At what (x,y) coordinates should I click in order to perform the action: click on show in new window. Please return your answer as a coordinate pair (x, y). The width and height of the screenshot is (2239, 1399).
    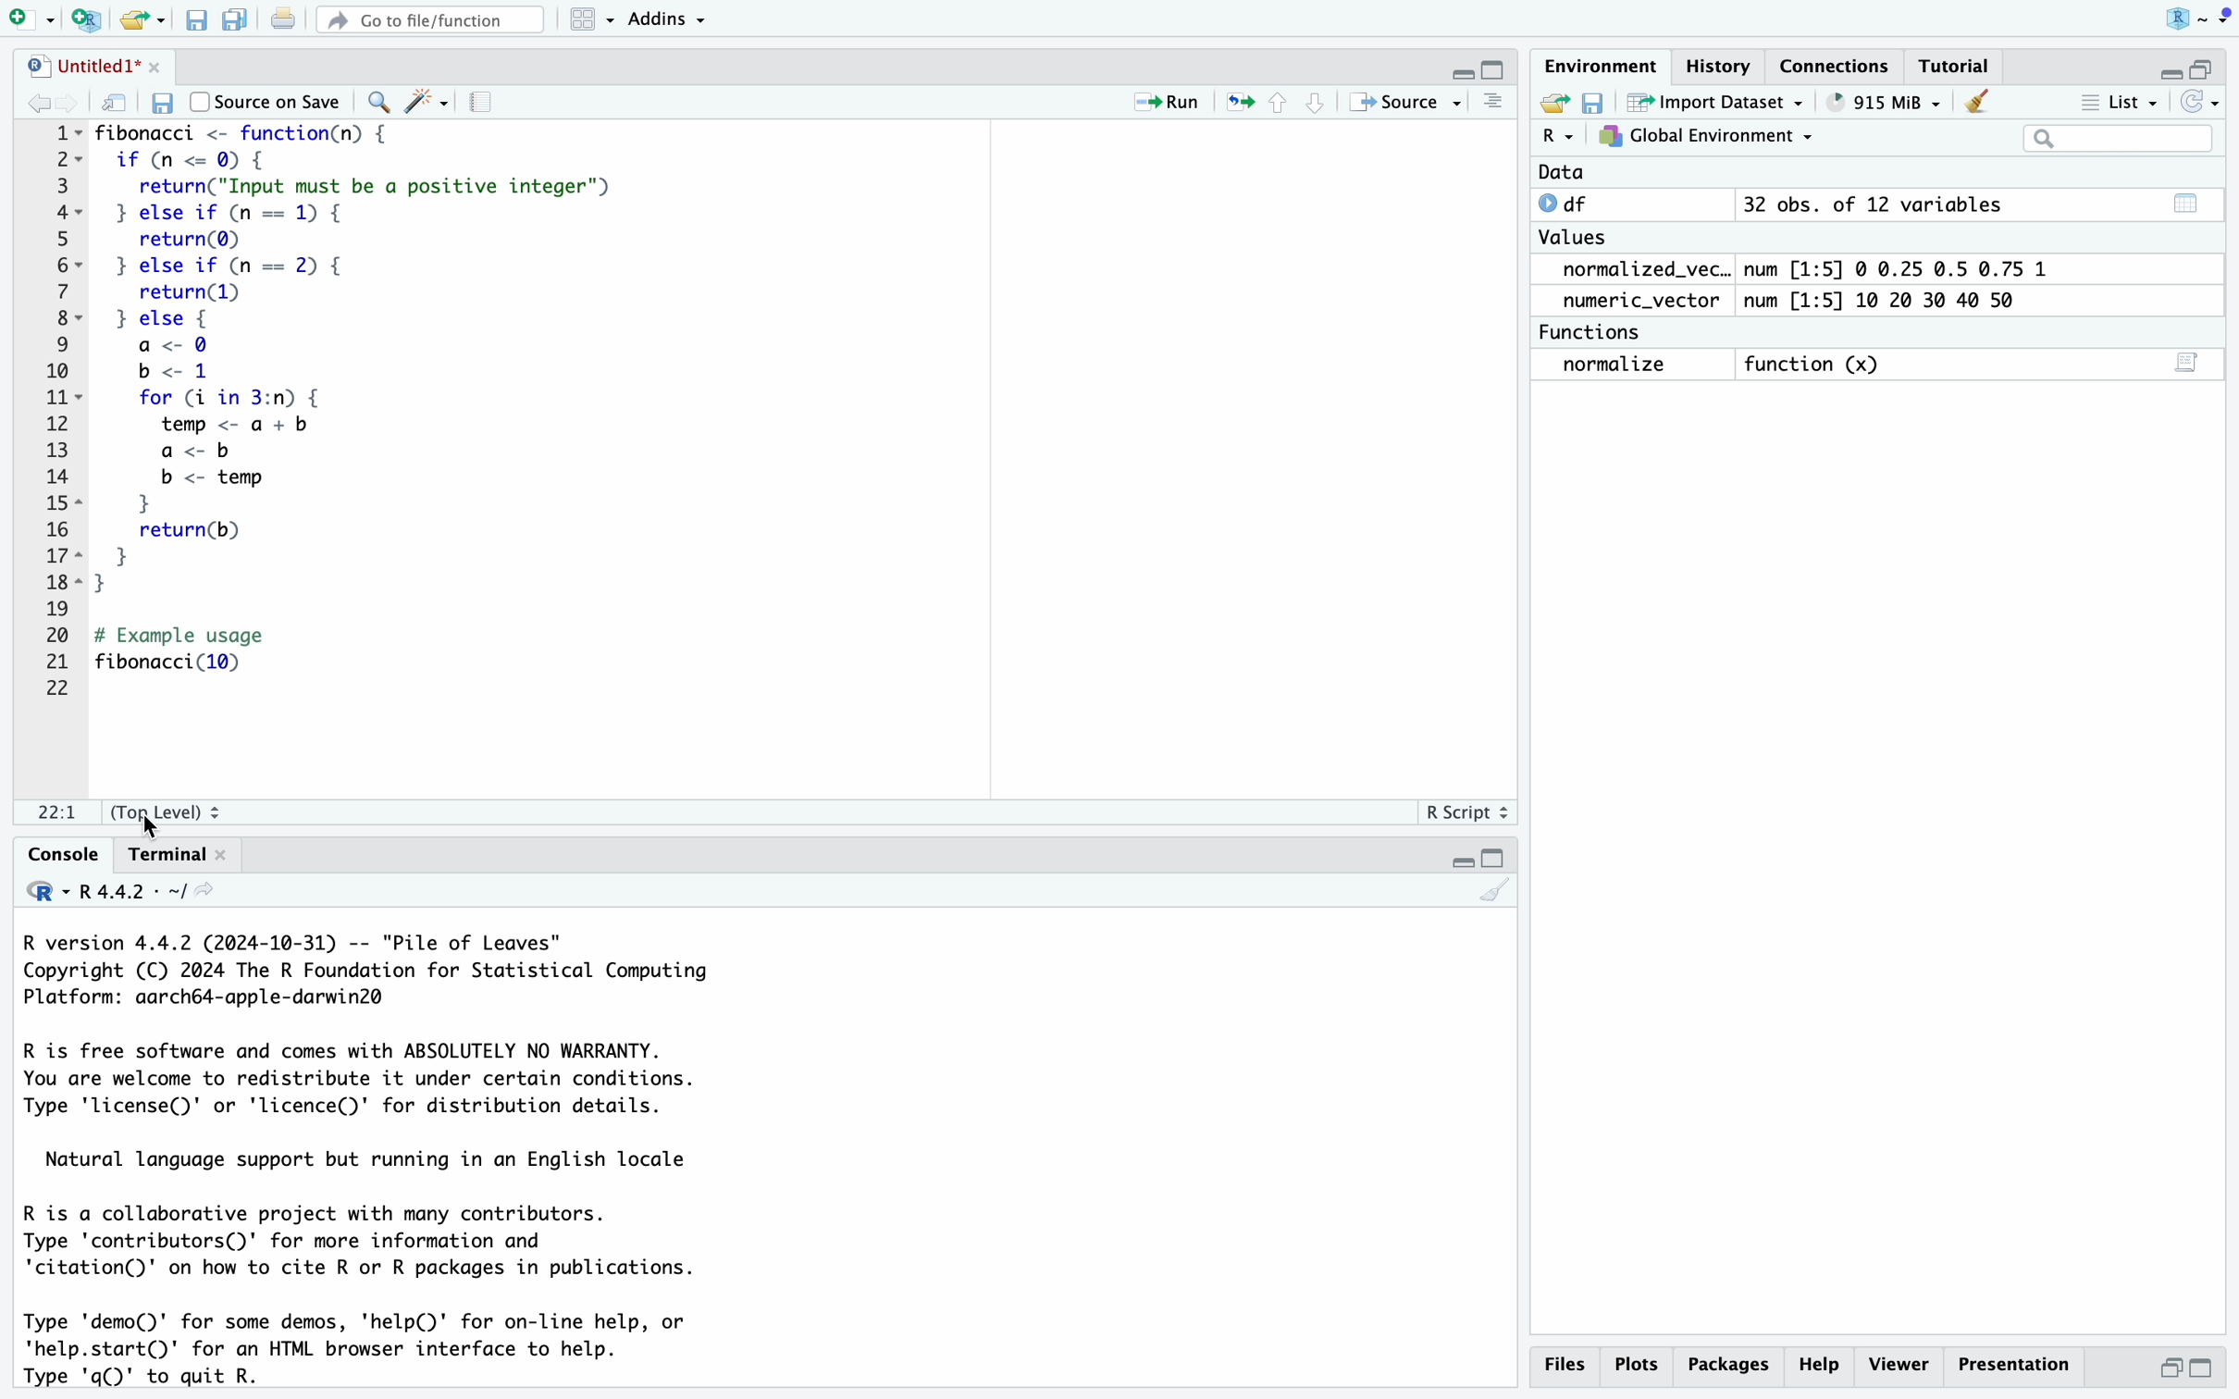
    Looking at the image, I should click on (118, 106).